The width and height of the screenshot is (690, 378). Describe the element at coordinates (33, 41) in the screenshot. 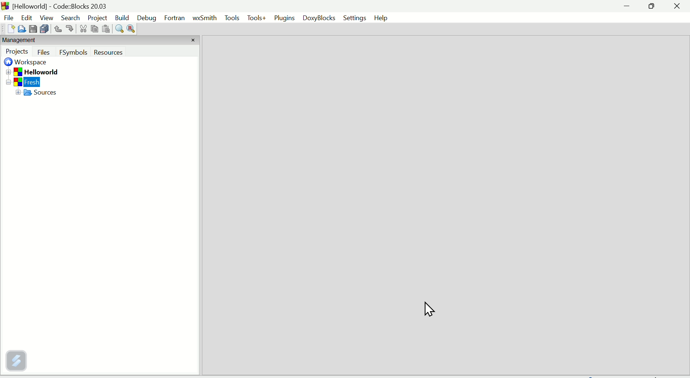

I see `Management` at that location.